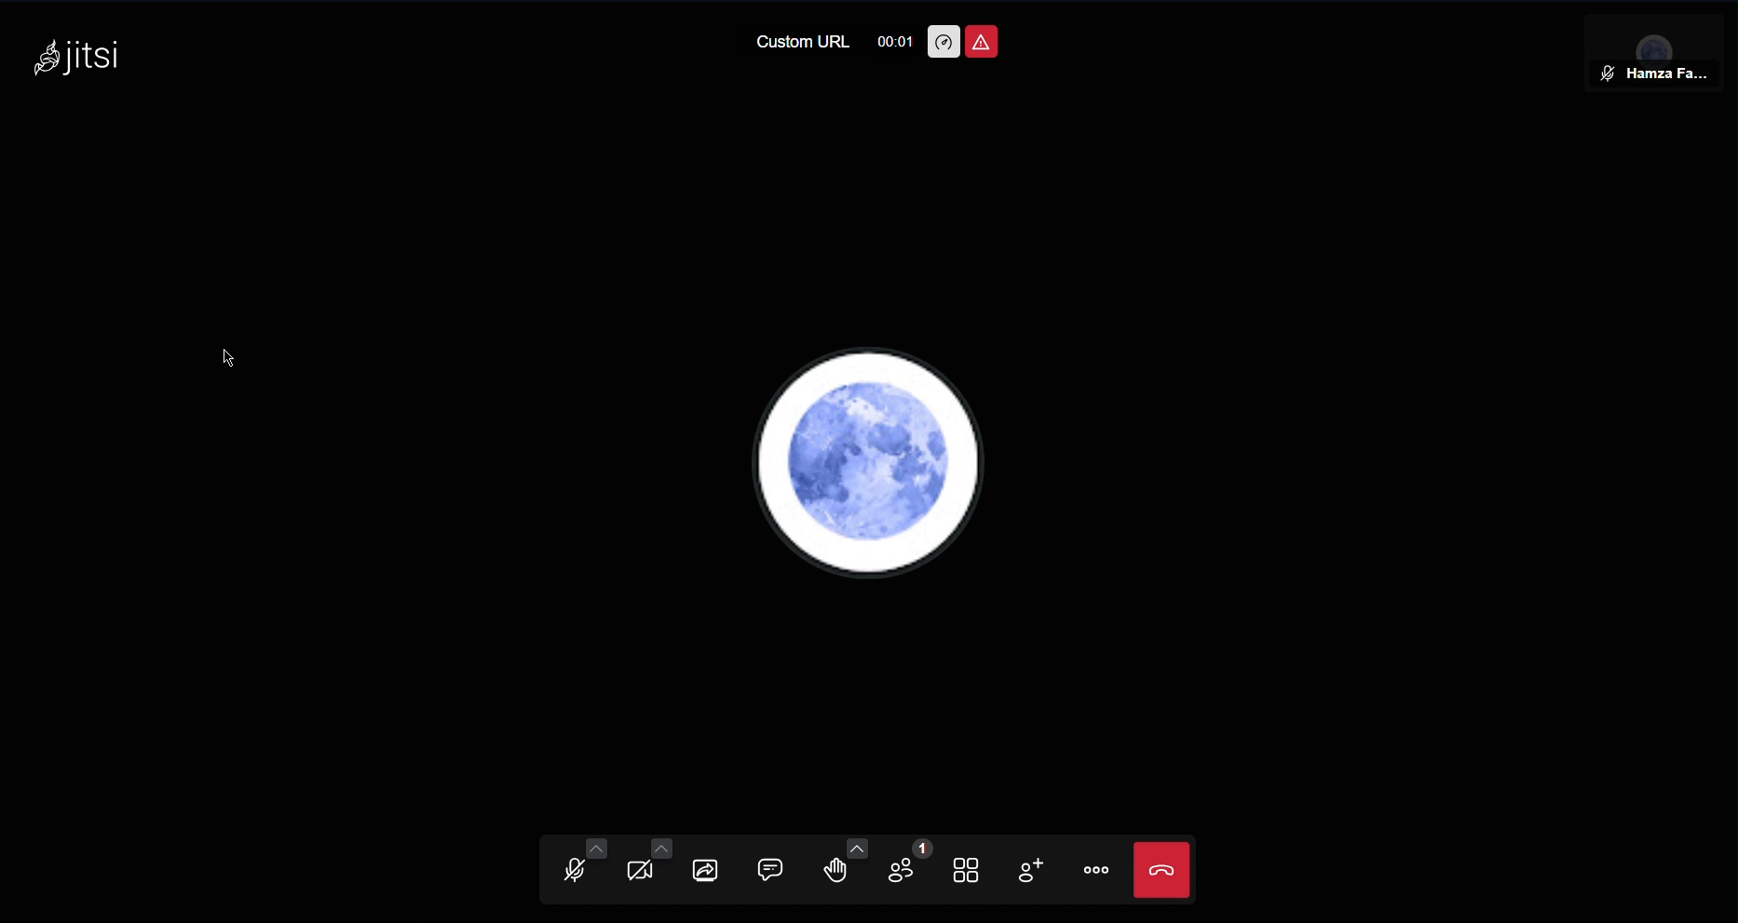 The image size is (1738, 923). I want to click on Share Screen, so click(711, 872).